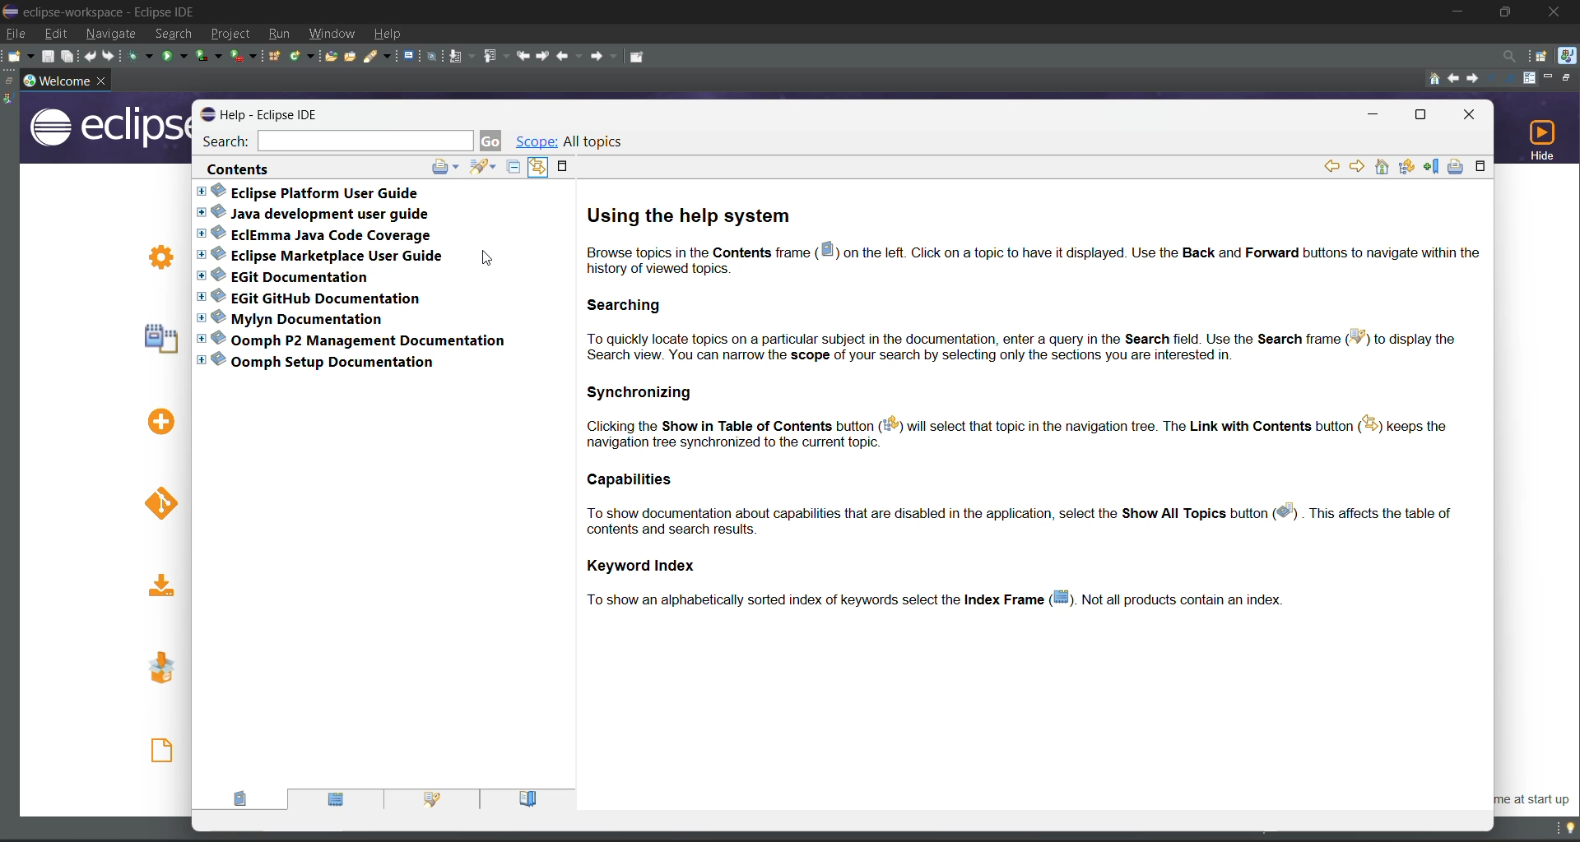 Image resolution: width=1580 pixels, height=842 pixels. What do you see at coordinates (1512, 77) in the screenshot?
I see `magnify` at bounding box center [1512, 77].